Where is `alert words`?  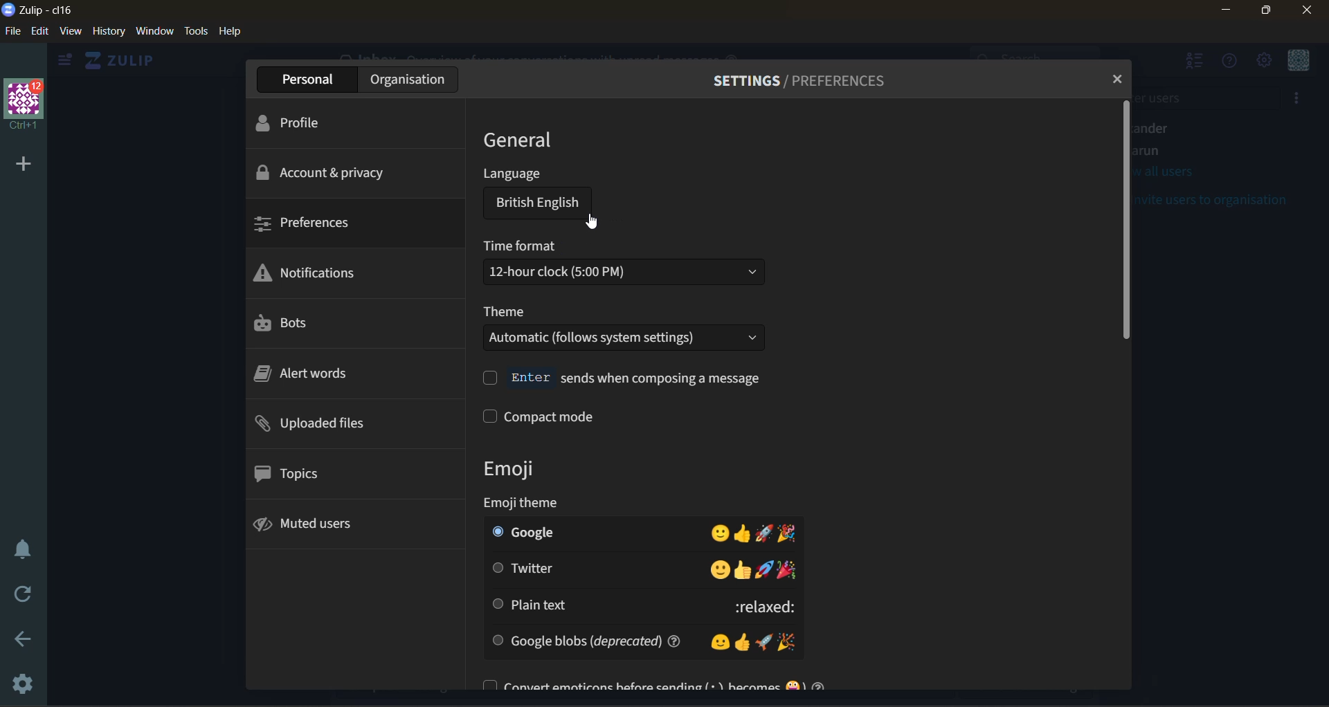 alert words is located at coordinates (302, 376).